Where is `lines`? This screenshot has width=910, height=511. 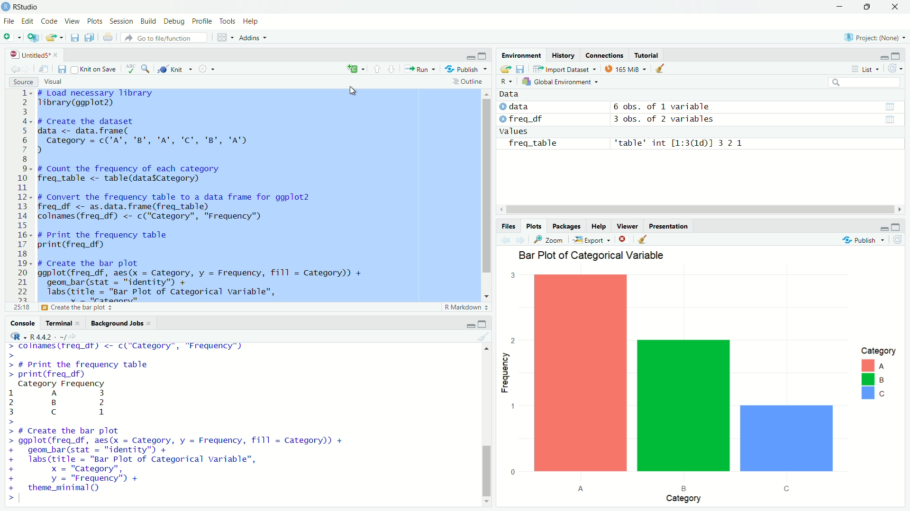
lines is located at coordinates (22, 201).